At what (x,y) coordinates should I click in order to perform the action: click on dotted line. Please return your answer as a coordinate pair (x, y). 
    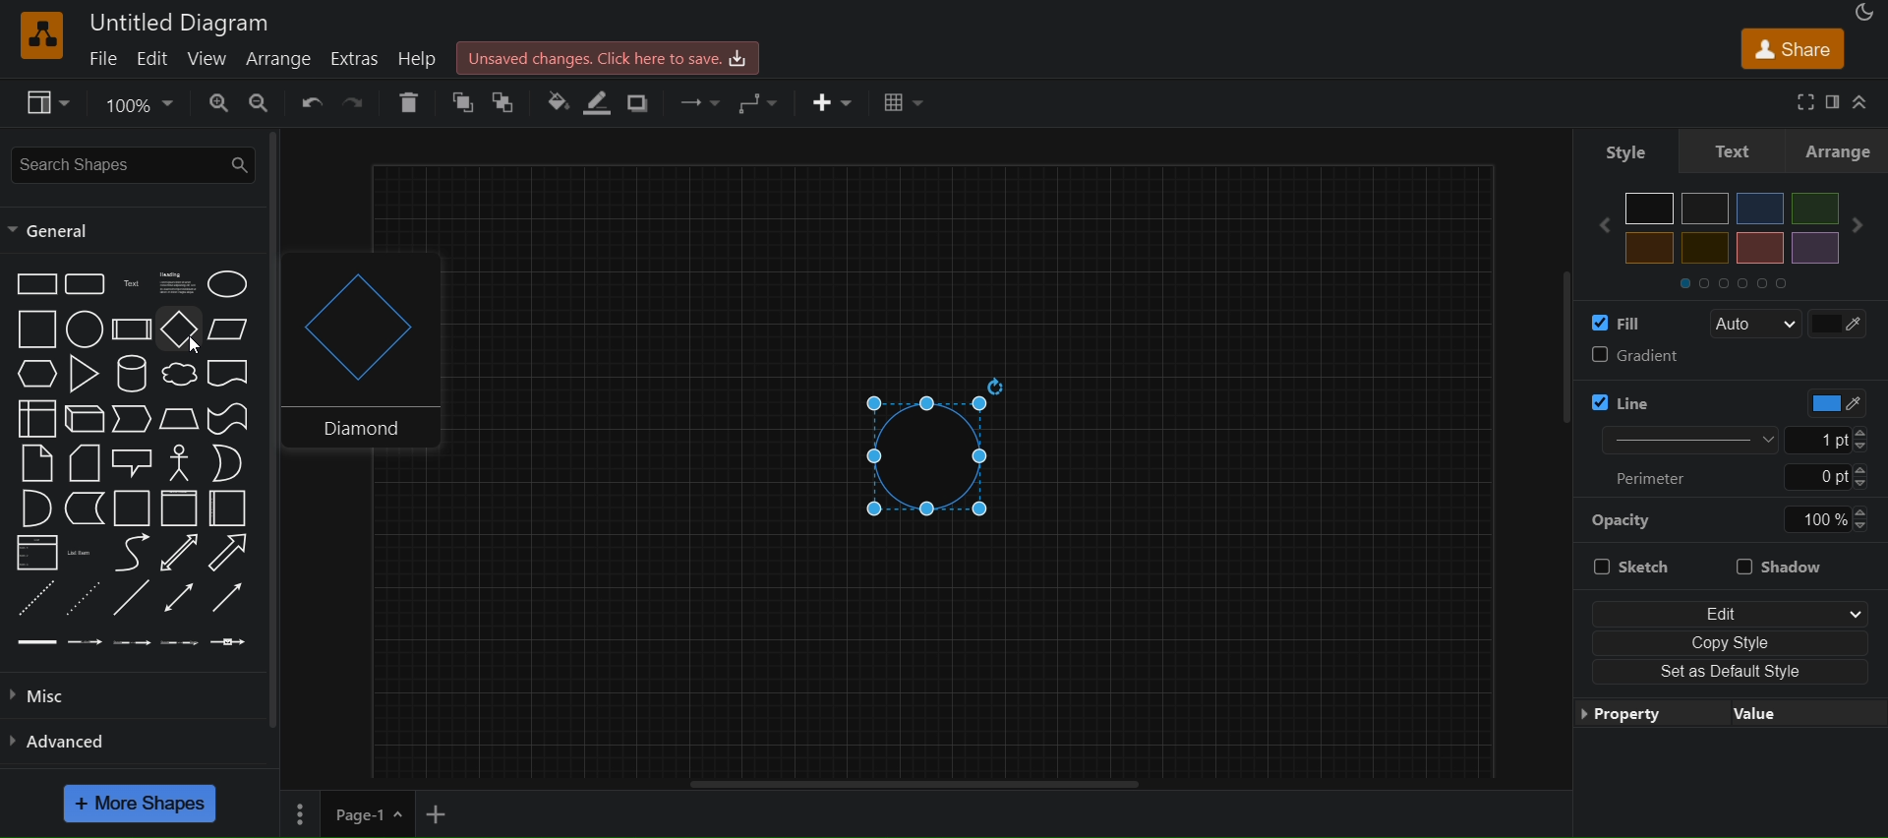
    Looking at the image, I should click on (84, 597).